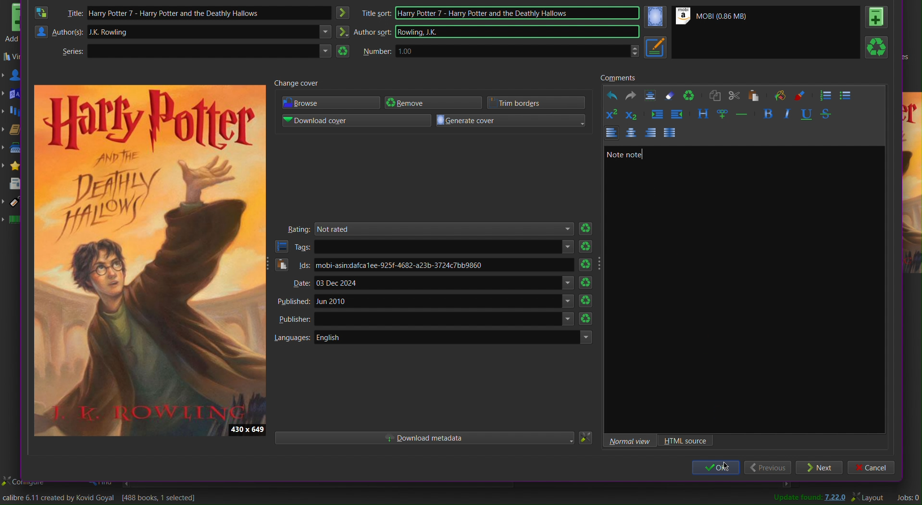  I want to click on Remove, so click(433, 103).